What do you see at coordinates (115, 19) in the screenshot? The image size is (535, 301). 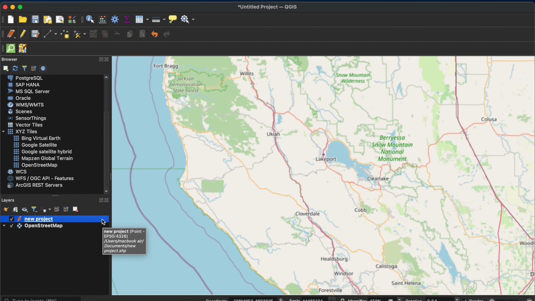 I see `toolbox` at bounding box center [115, 19].